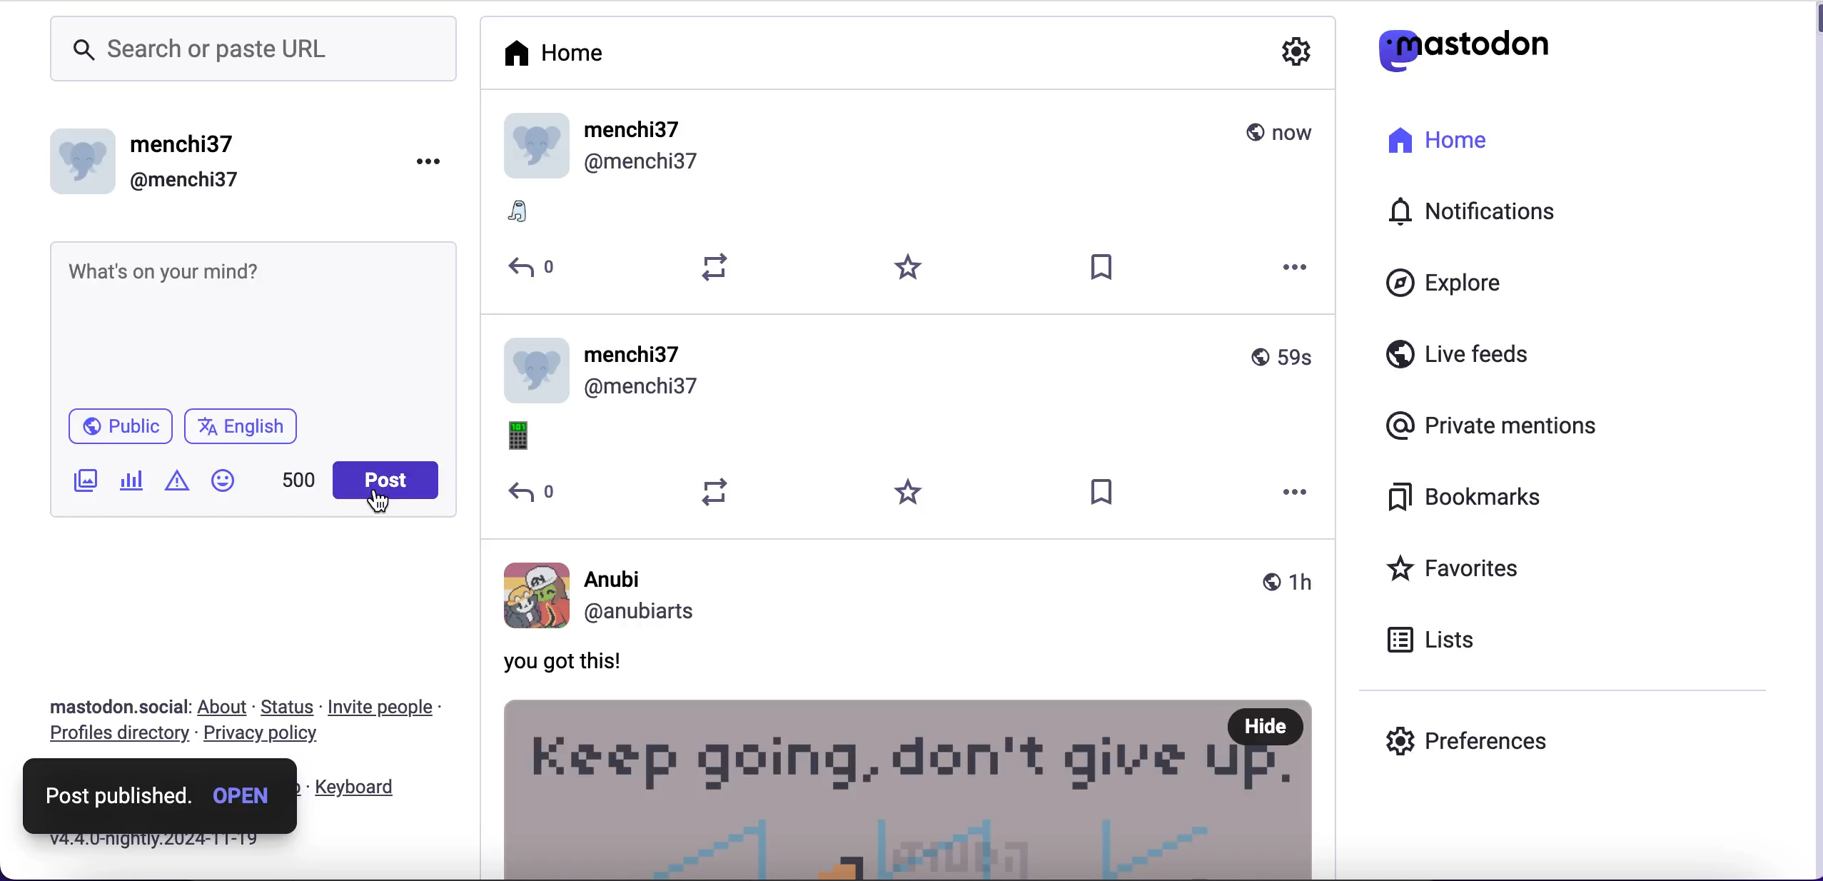  I want to click on save, so click(1103, 491).